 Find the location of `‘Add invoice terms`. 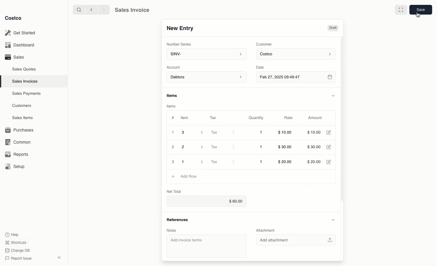

‘Add invoice terms is located at coordinates (206, 245).